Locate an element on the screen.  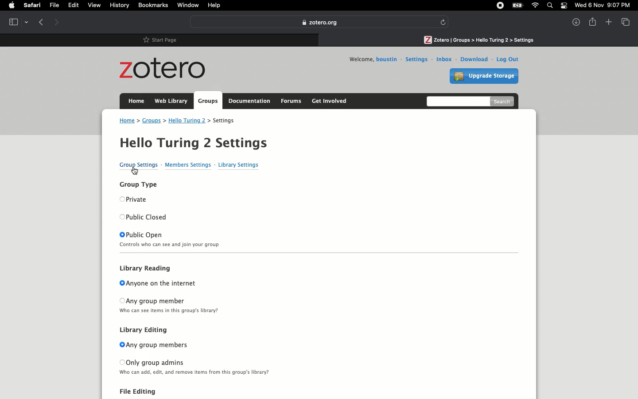
Welcome is located at coordinates (359, 59).